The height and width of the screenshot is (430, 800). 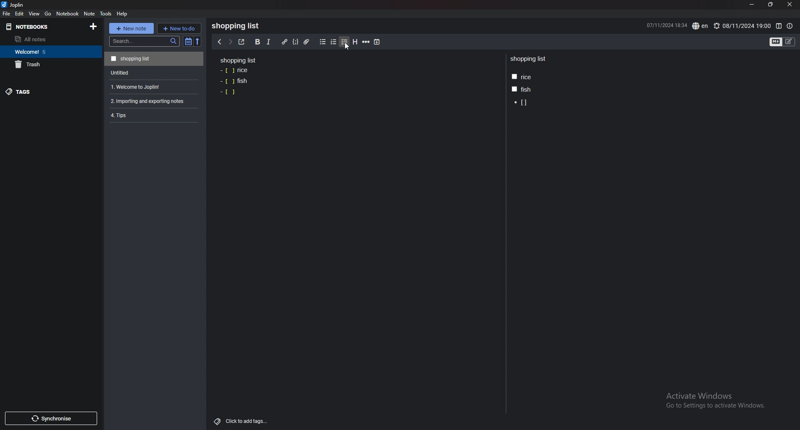 I want to click on code, so click(x=295, y=42).